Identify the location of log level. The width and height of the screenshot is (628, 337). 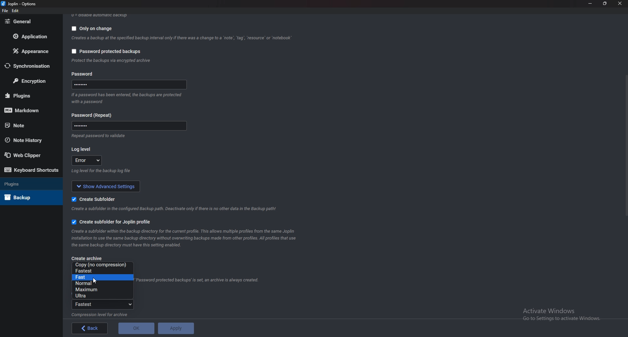
(87, 161).